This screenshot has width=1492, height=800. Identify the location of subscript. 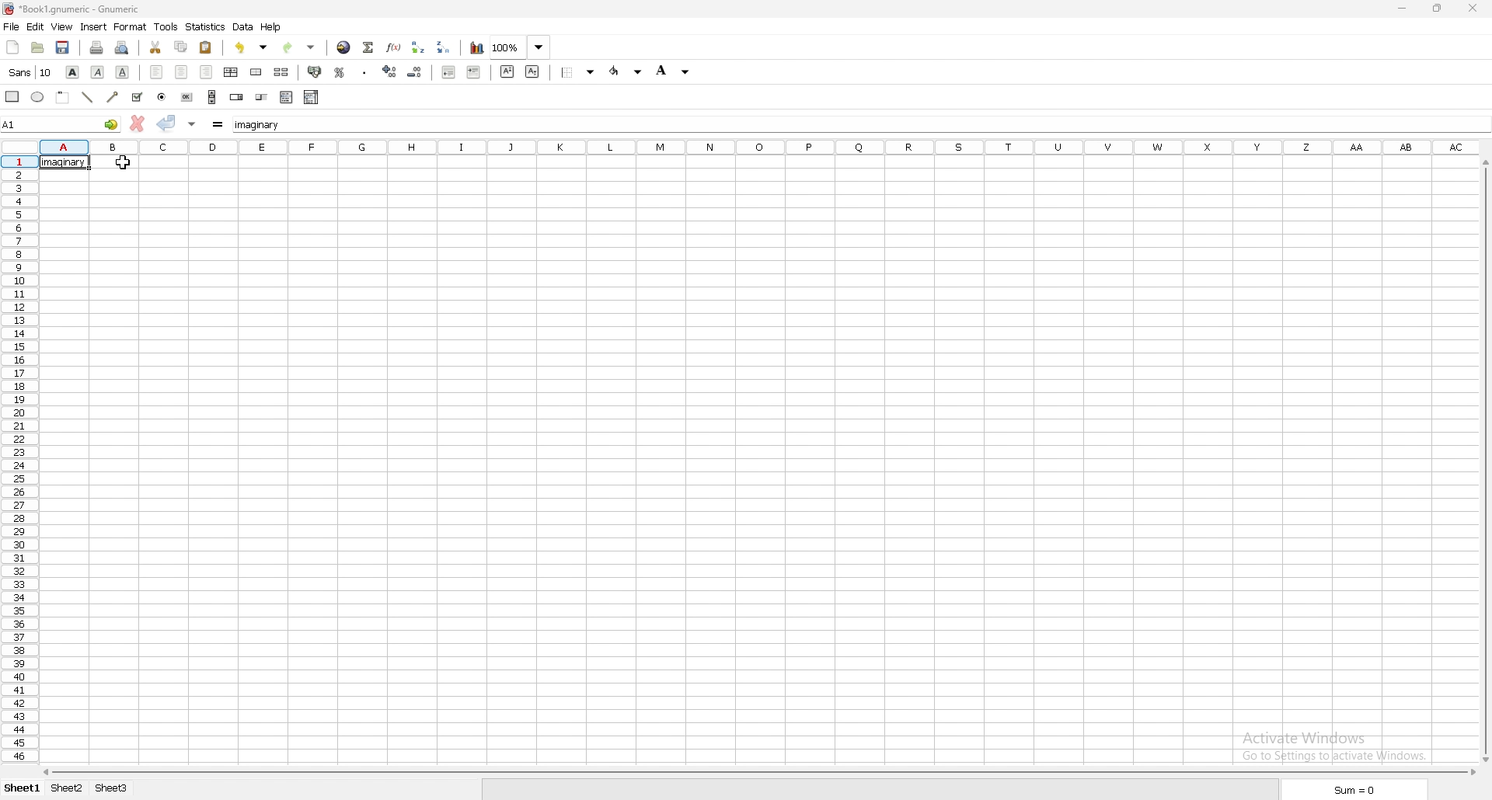
(535, 71).